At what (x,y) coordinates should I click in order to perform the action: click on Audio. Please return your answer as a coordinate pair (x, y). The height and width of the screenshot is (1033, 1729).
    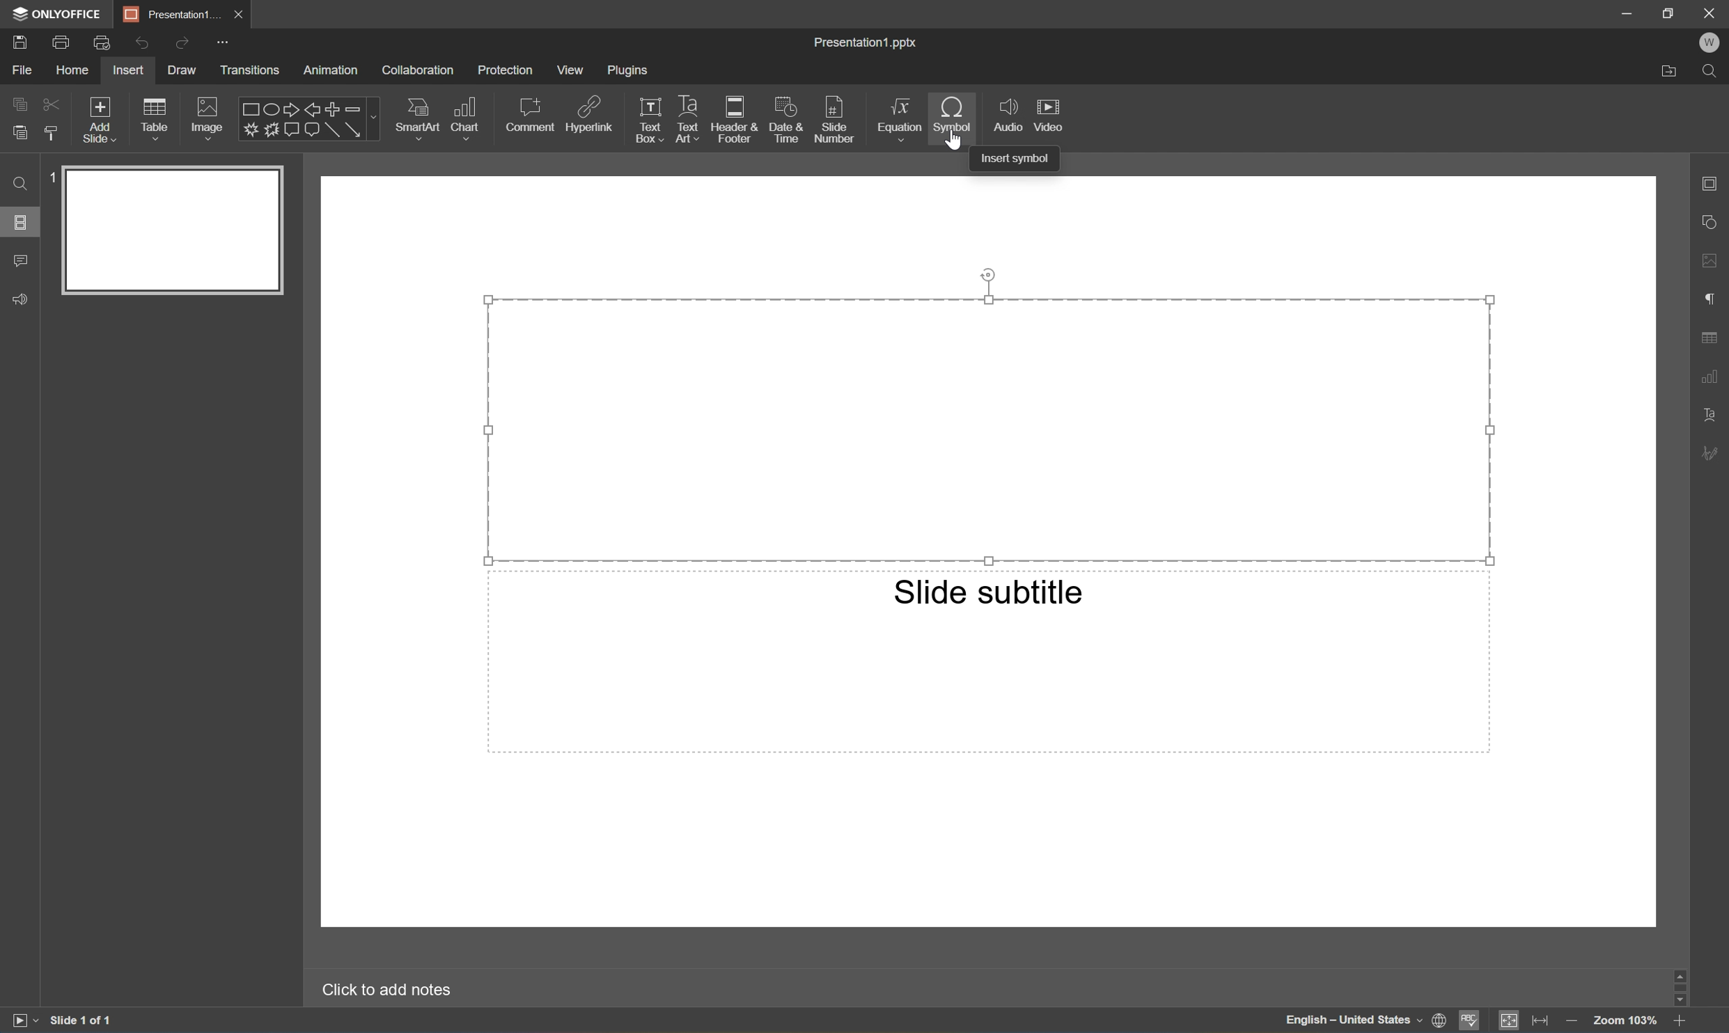
    Looking at the image, I should click on (1006, 115).